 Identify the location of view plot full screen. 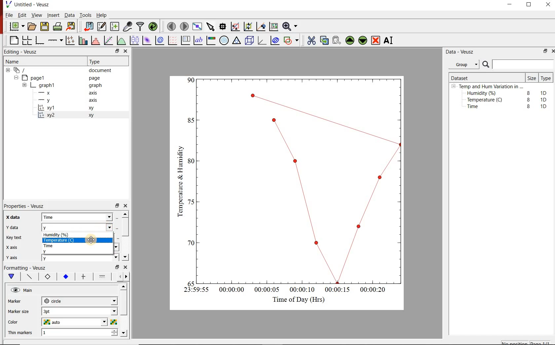
(198, 27).